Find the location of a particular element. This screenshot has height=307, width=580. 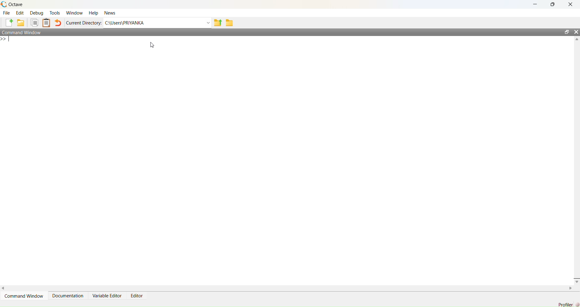

Documentation is located at coordinates (67, 296).